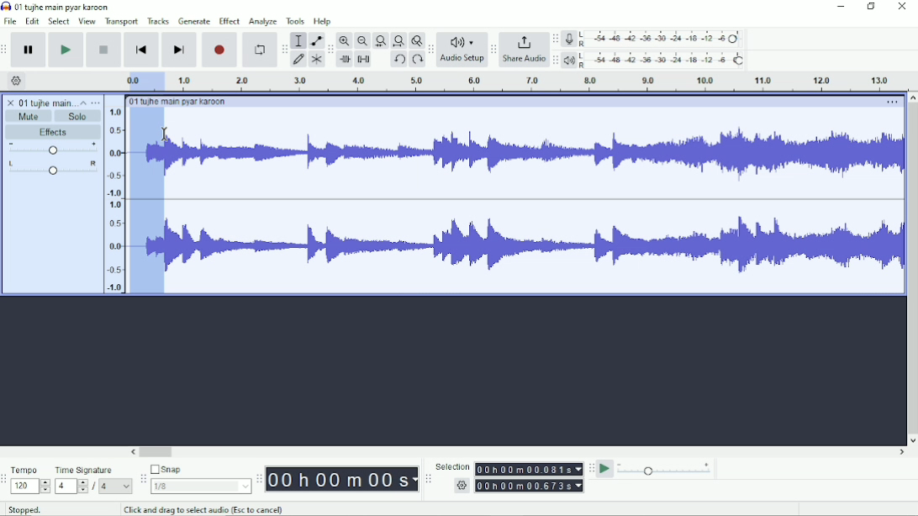 This screenshot has height=516, width=918. I want to click on Stopped, so click(36, 508).